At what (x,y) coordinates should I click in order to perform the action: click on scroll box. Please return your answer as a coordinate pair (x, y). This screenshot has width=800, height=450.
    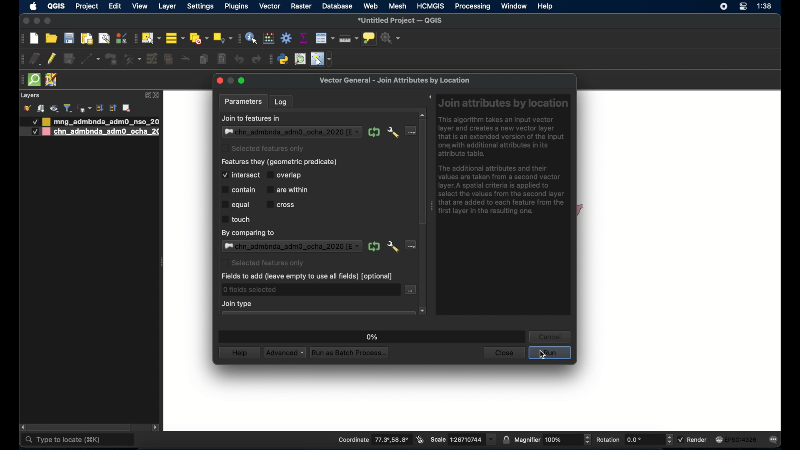
    Looking at the image, I should click on (81, 427).